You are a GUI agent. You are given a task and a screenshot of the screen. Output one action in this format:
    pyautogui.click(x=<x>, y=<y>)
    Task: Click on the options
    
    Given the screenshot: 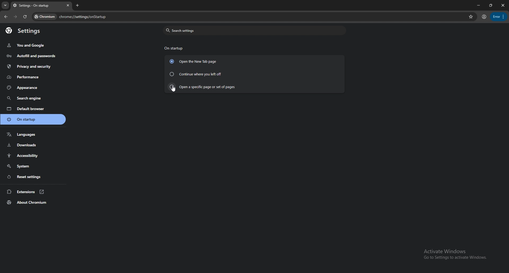 What is the action you would take?
    pyautogui.click(x=499, y=17)
    